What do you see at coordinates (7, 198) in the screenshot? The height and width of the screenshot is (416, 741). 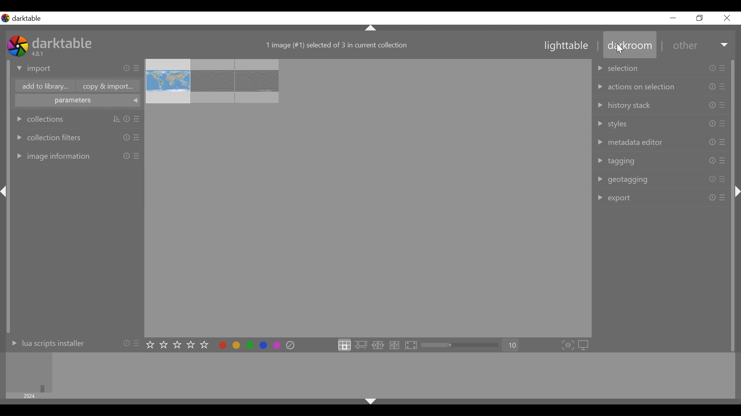 I see `` at bounding box center [7, 198].